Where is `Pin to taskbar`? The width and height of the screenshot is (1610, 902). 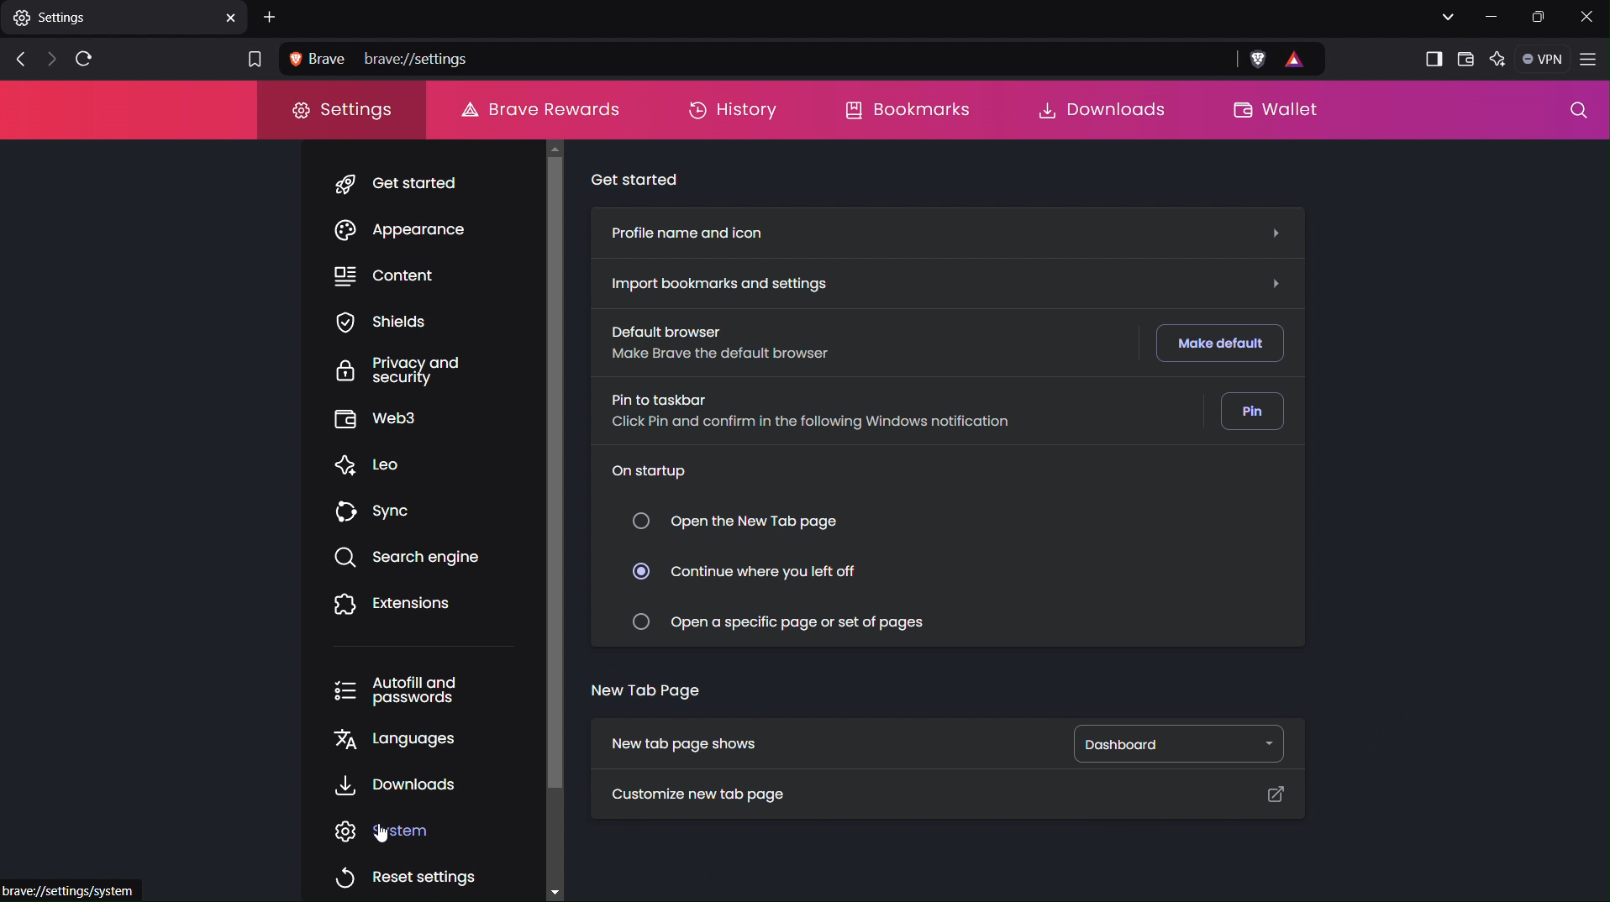
Pin to taskbar is located at coordinates (809, 408).